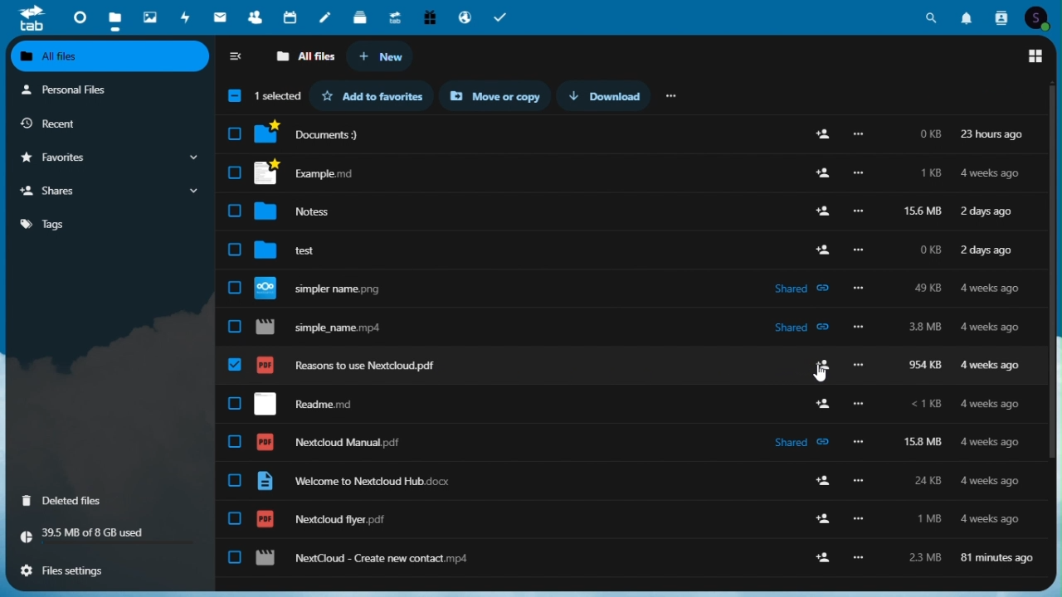 Image resolution: width=1062 pixels, height=597 pixels. I want to click on  add user, so click(817, 362).